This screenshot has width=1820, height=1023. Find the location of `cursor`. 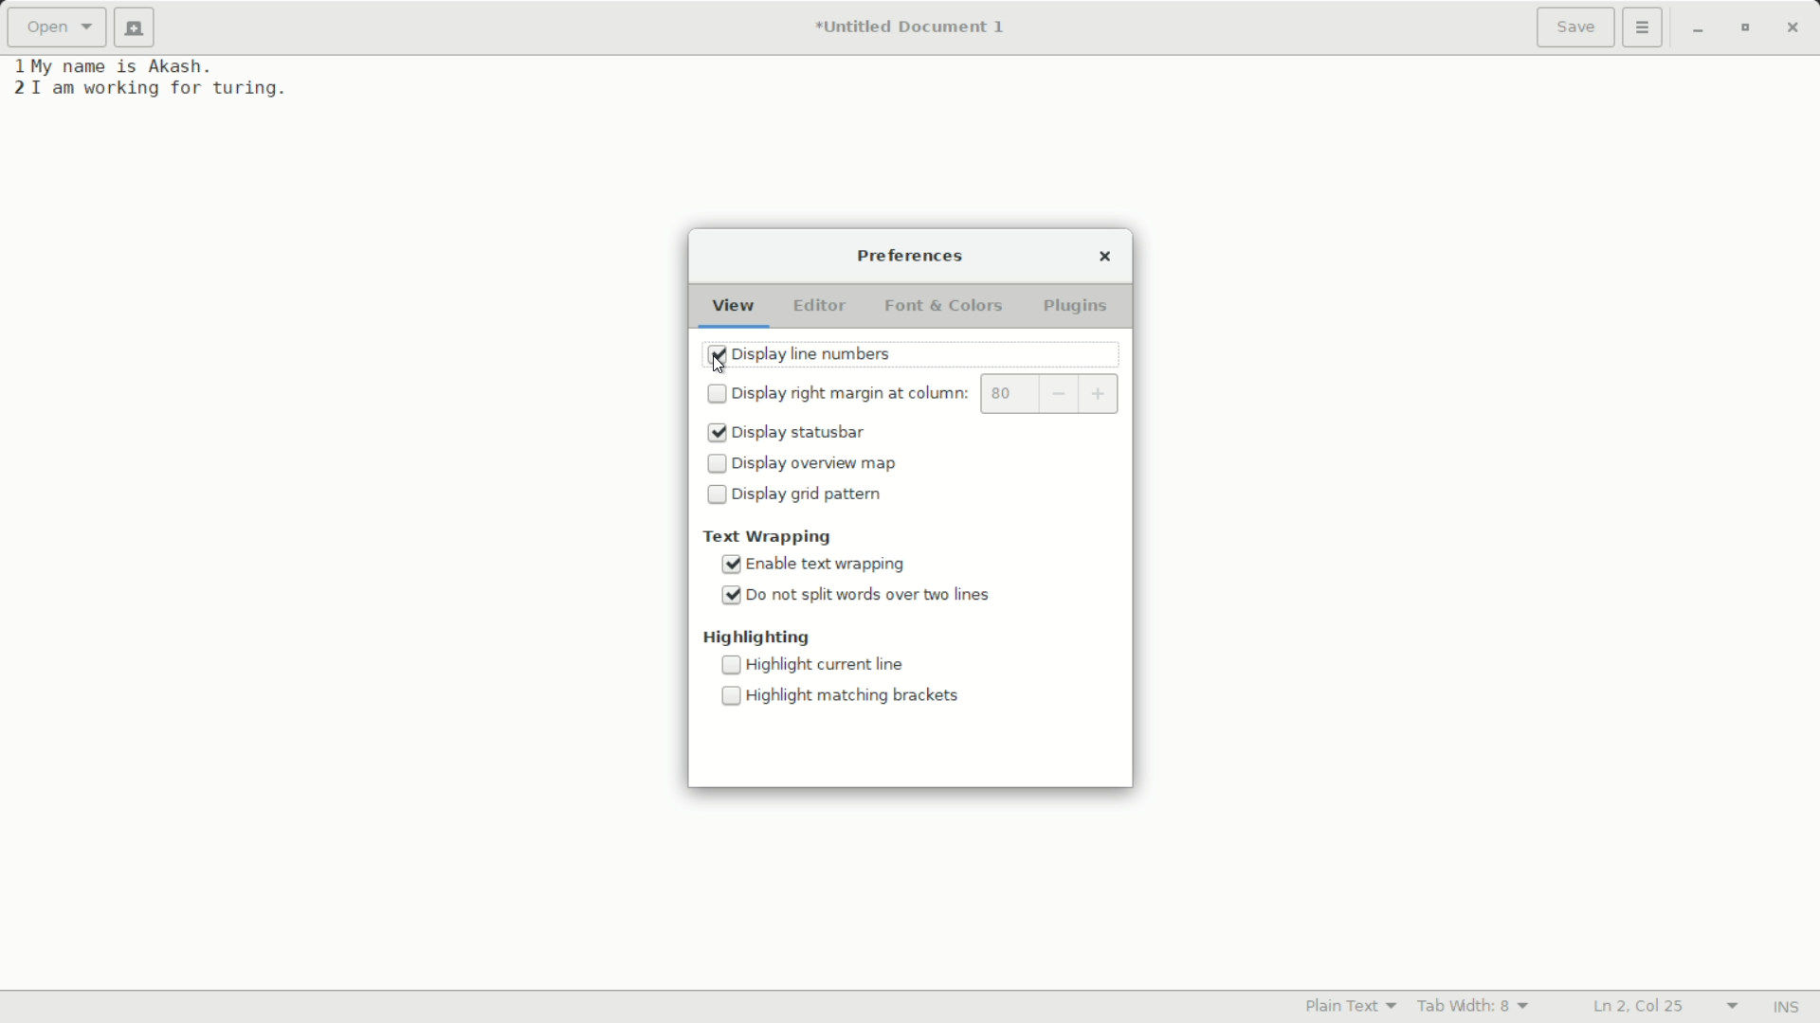

cursor is located at coordinates (717, 367).